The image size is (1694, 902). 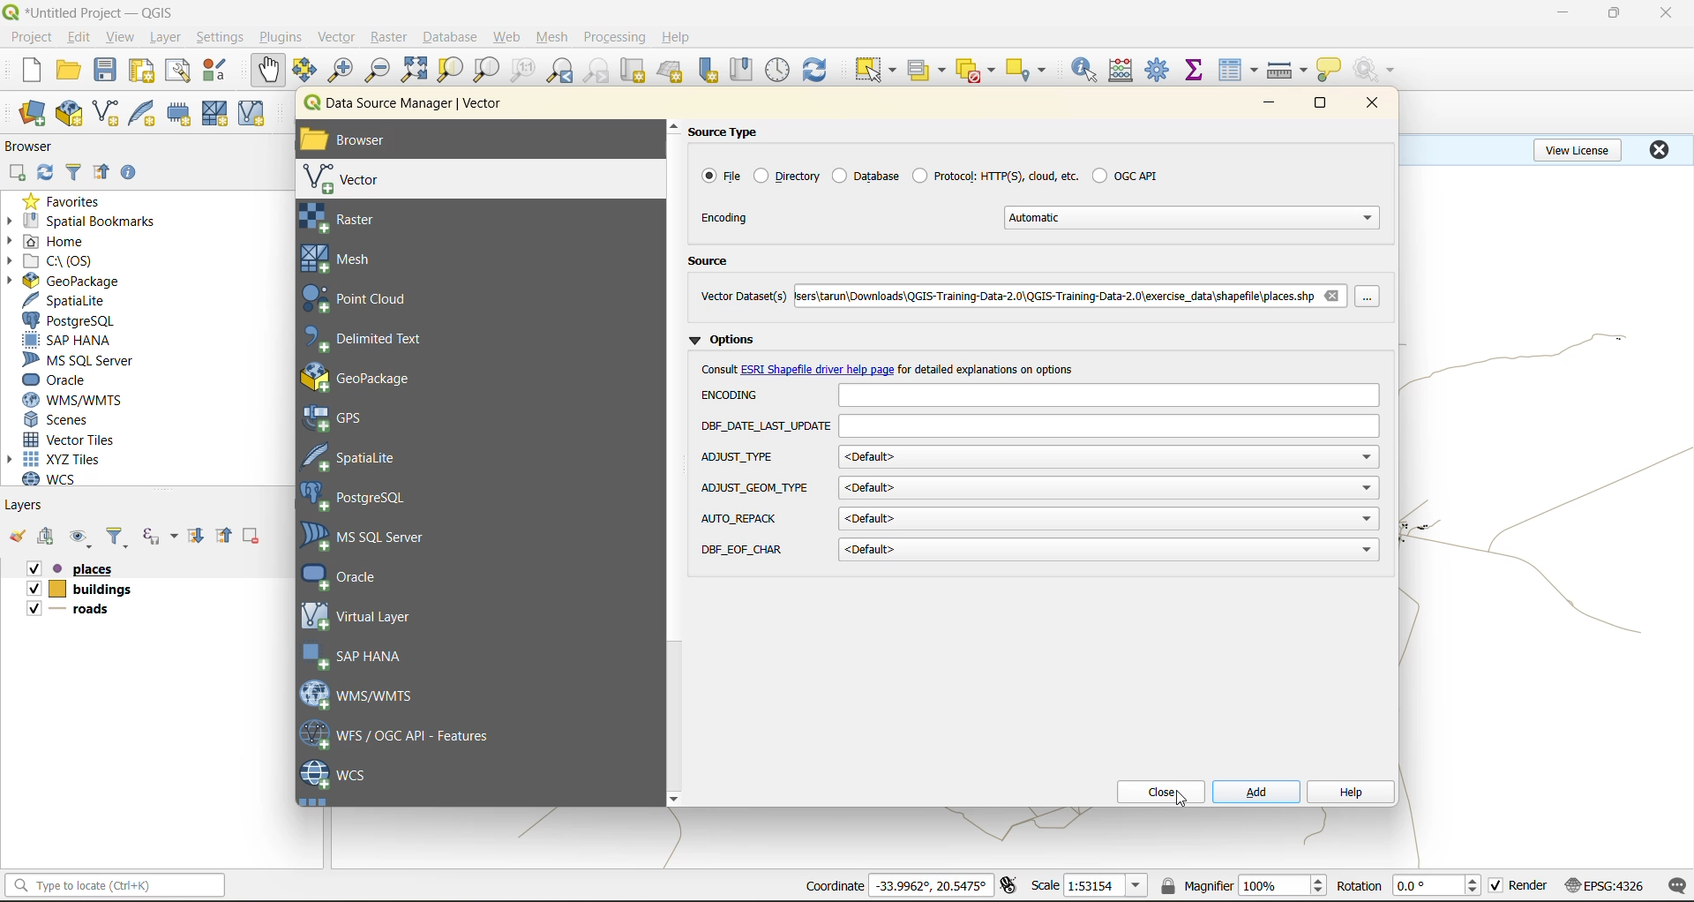 I want to click on dbf edf char, so click(x=1109, y=551).